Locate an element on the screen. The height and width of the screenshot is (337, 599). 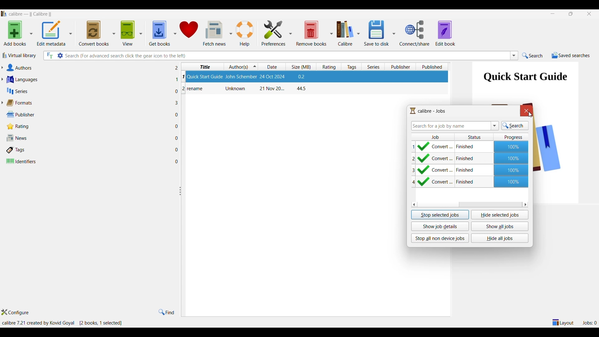
Virtual library is located at coordinates (19, 56).